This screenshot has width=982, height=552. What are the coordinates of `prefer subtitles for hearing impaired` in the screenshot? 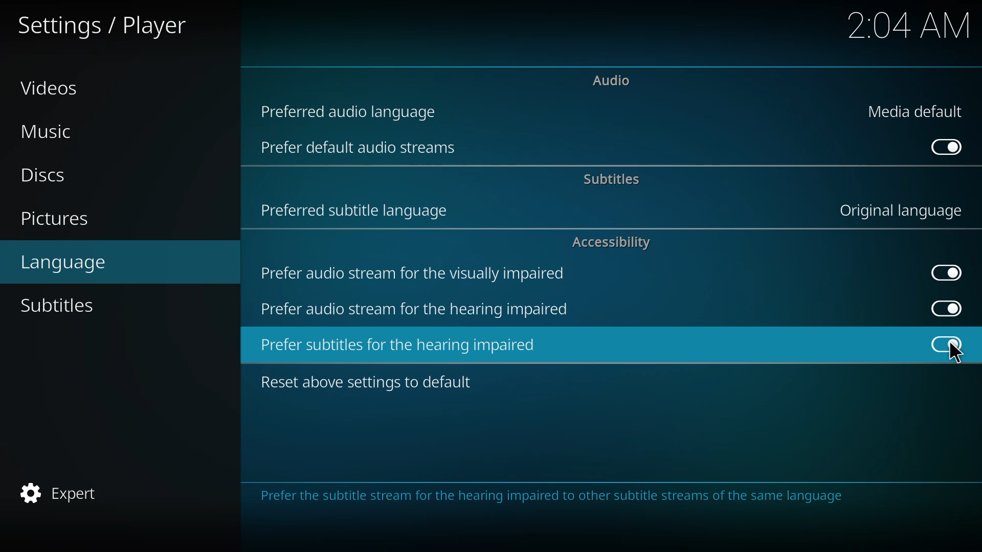 It's located at (401, 344).